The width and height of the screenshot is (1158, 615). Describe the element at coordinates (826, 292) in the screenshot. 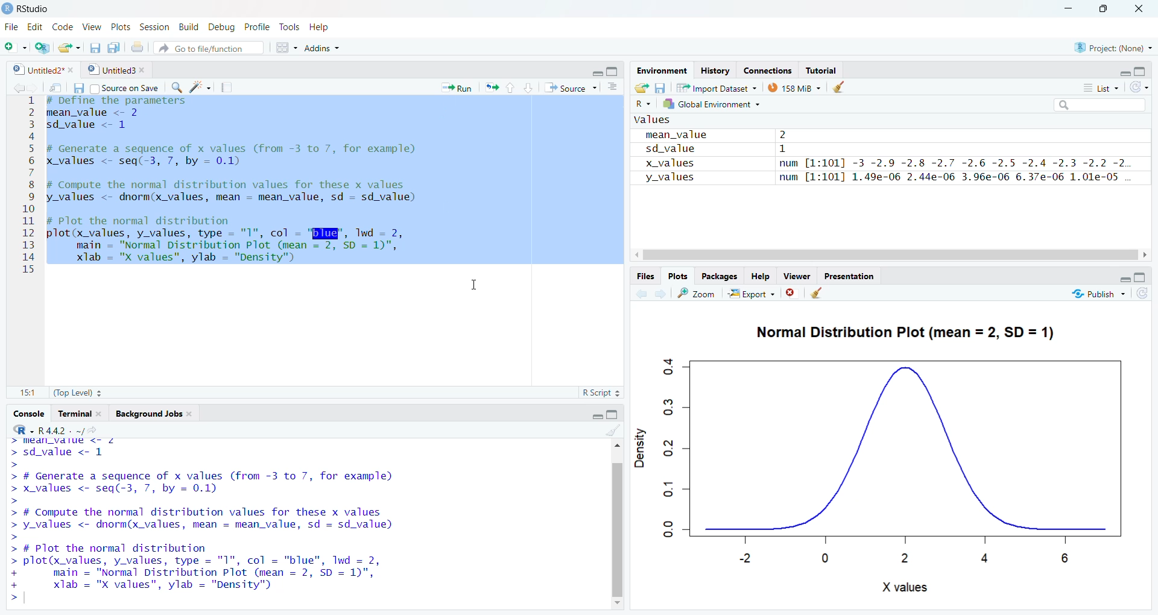

I see `show in new window` at that location.